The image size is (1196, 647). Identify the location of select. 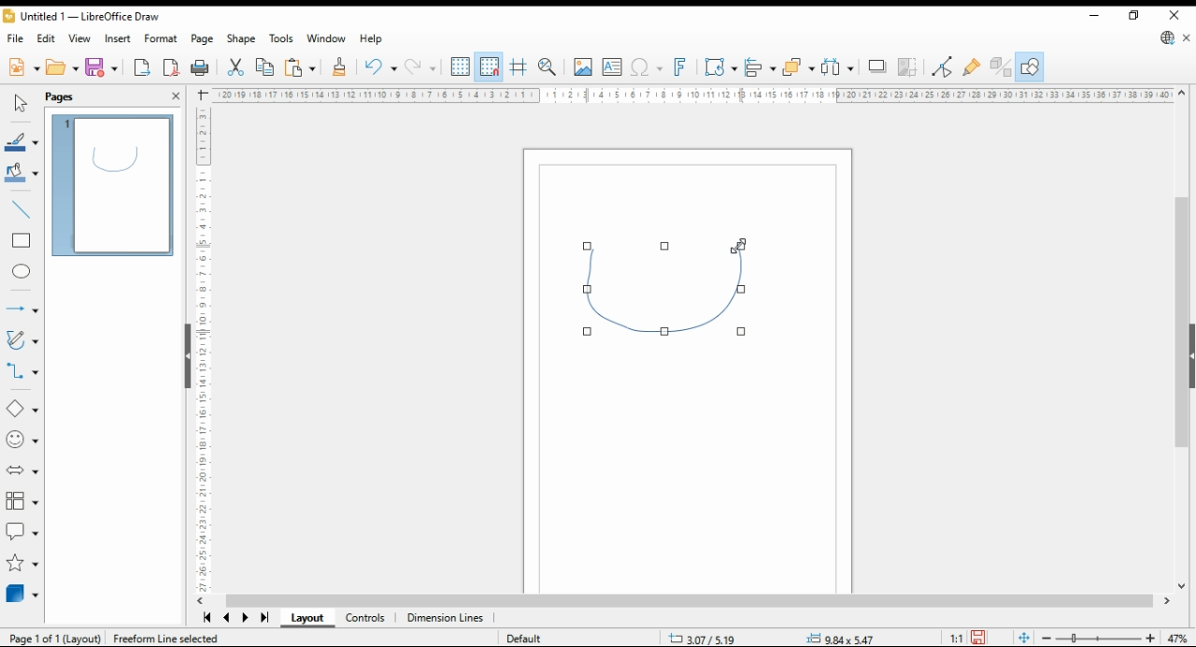
(20, 101).